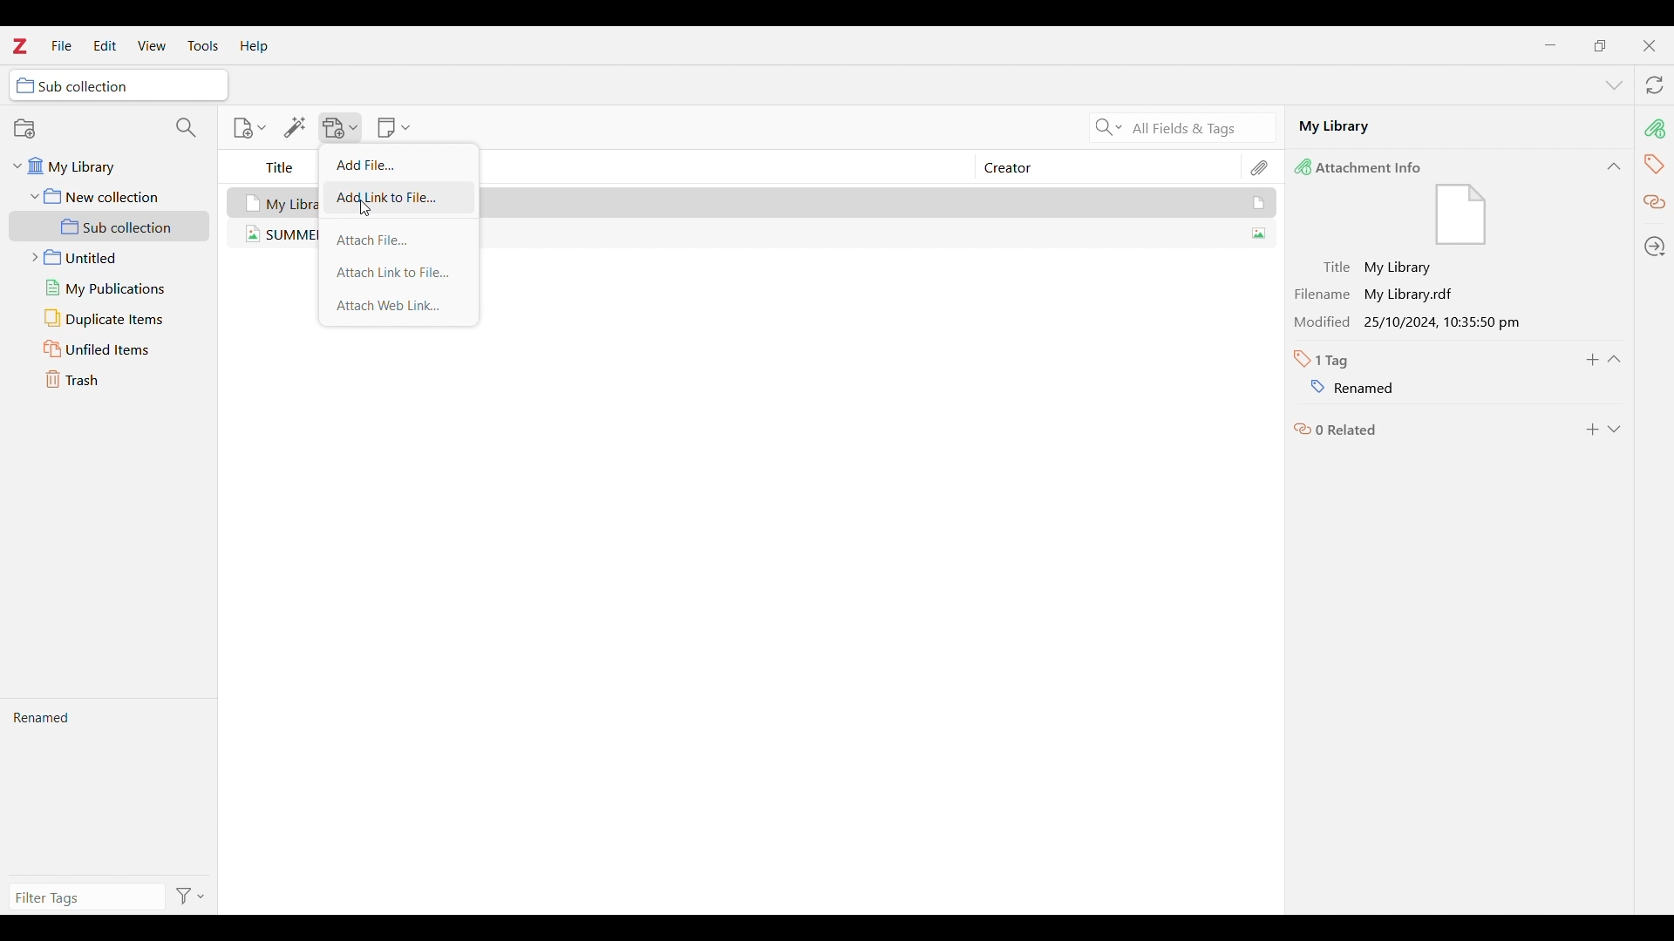 This screenshot has width=1674, height=941. What do you see at coordinates (108, 196) in the screenshot?
I see `New collection folder` at bounding box center [108, 196].